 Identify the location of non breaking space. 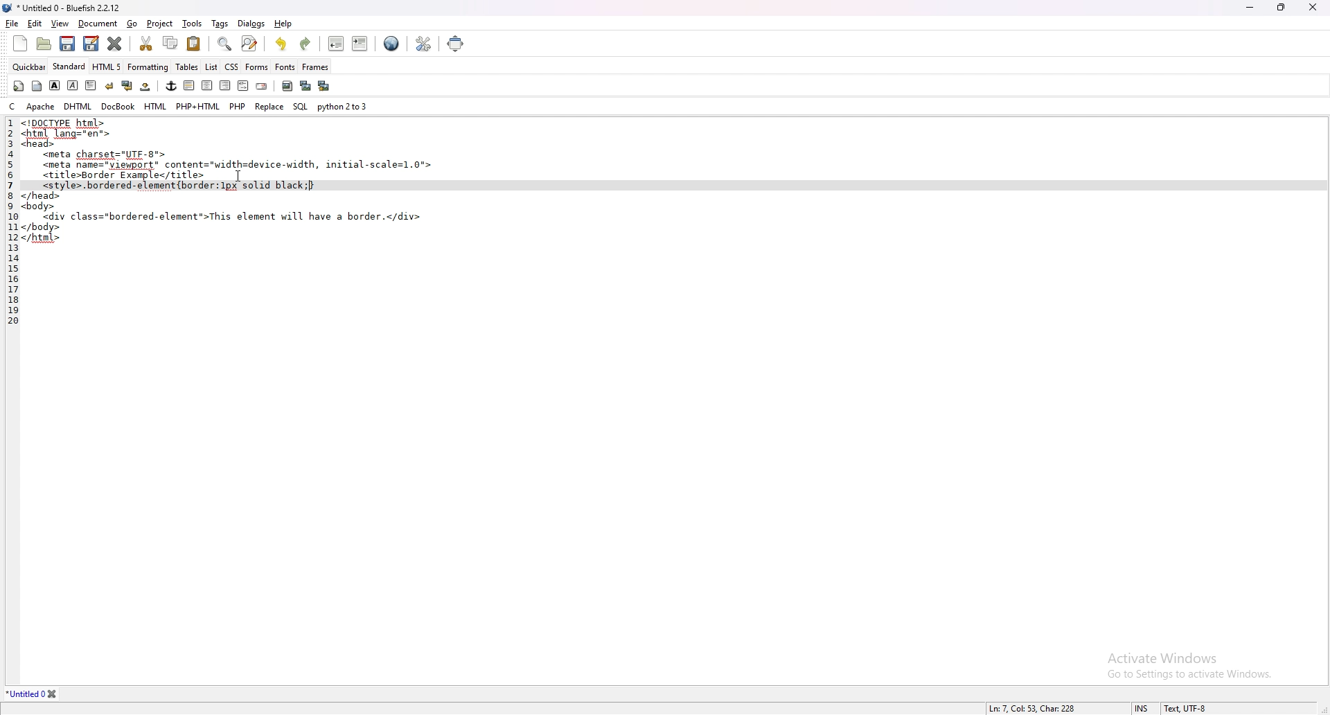
(146, 86).